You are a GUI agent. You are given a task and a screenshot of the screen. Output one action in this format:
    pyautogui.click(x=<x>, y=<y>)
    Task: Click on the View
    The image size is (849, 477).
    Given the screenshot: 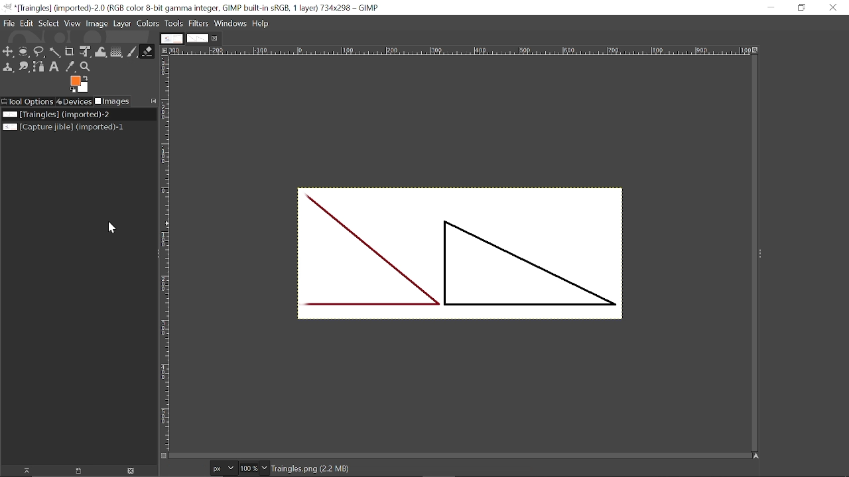 What is the action you would take?
    pyautogui.click(x=72, y=23)
    